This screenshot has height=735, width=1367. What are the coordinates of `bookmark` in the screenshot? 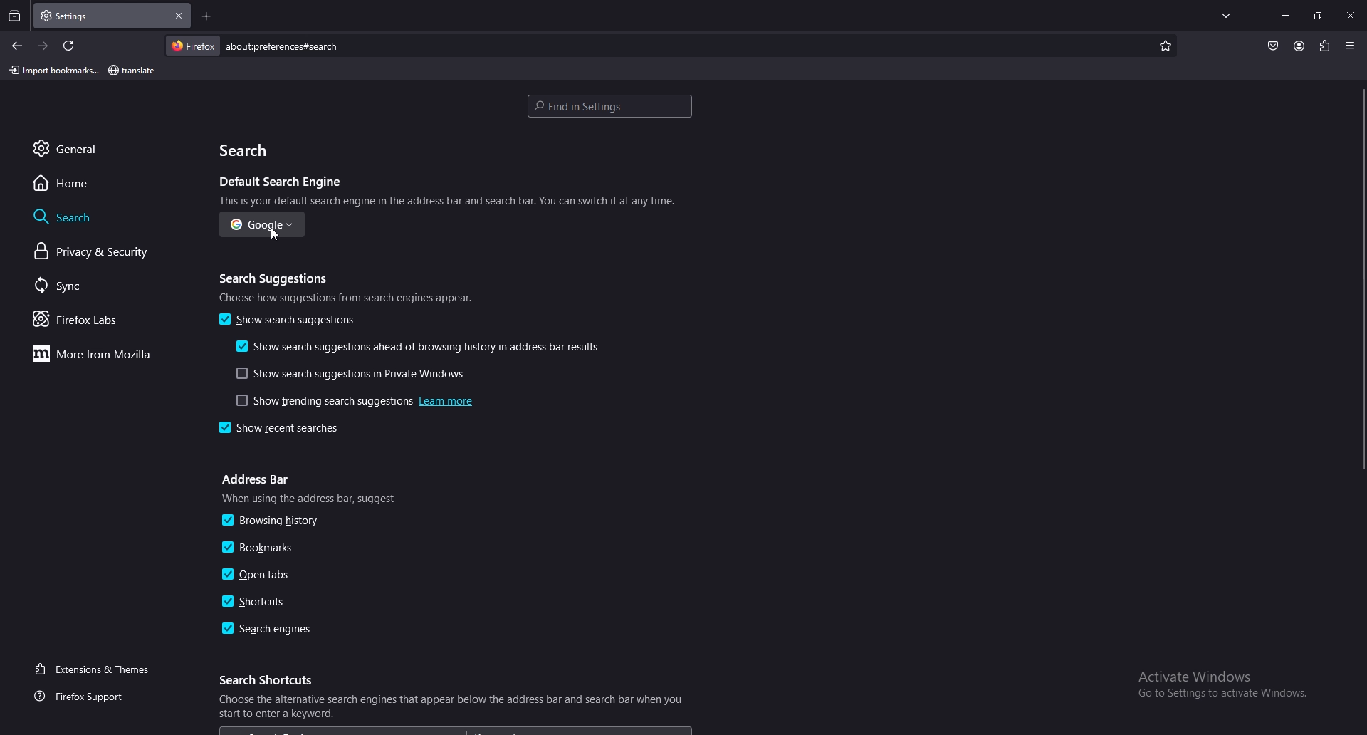 It's located at (133, 71).